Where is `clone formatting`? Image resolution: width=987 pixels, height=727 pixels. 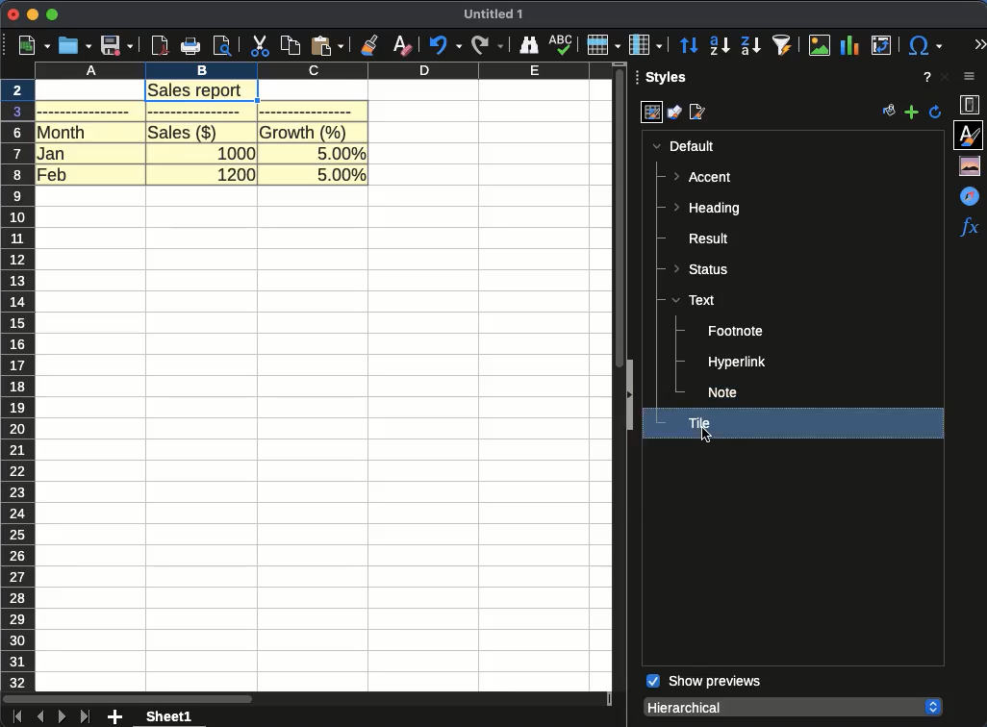
clone formatting is located at coordinates (368, 45).